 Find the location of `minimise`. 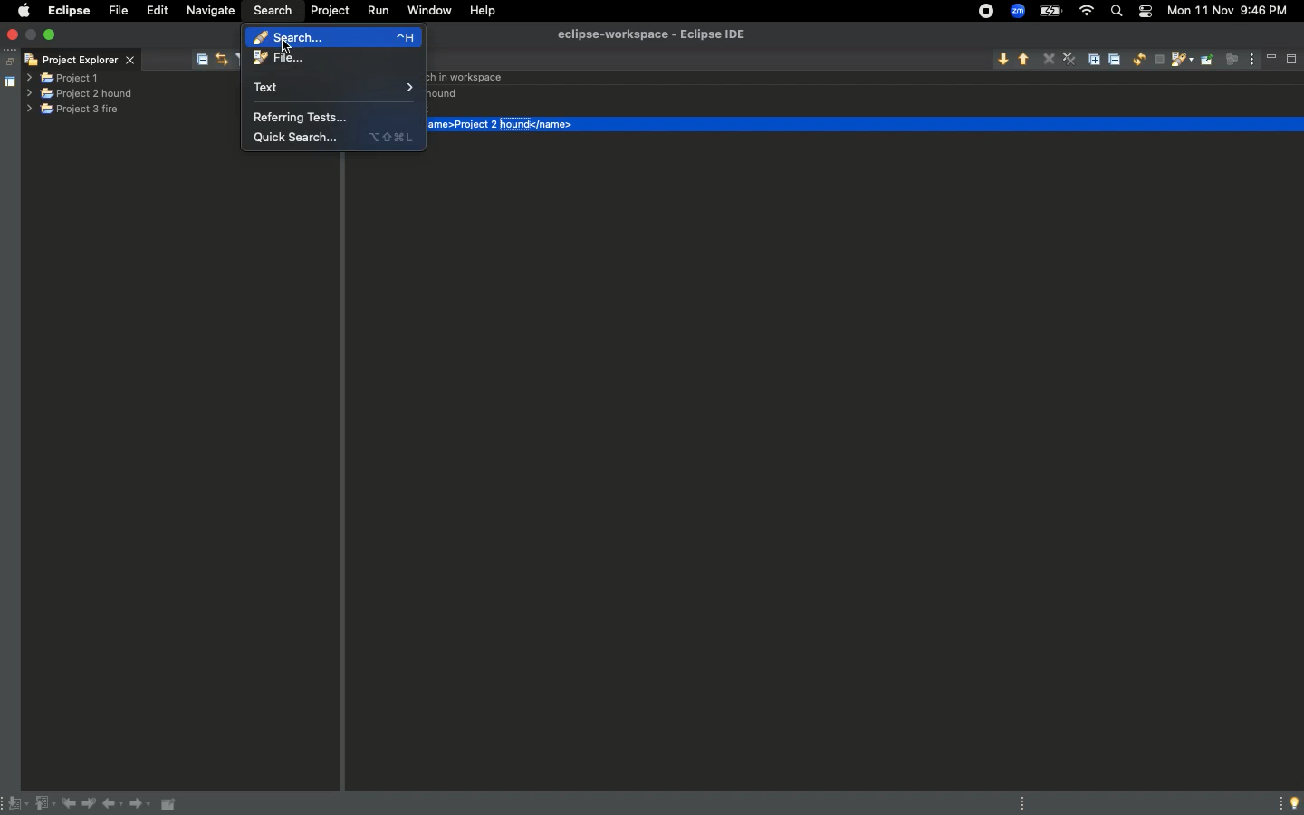

minimise is located at coordinates (1272, 56).